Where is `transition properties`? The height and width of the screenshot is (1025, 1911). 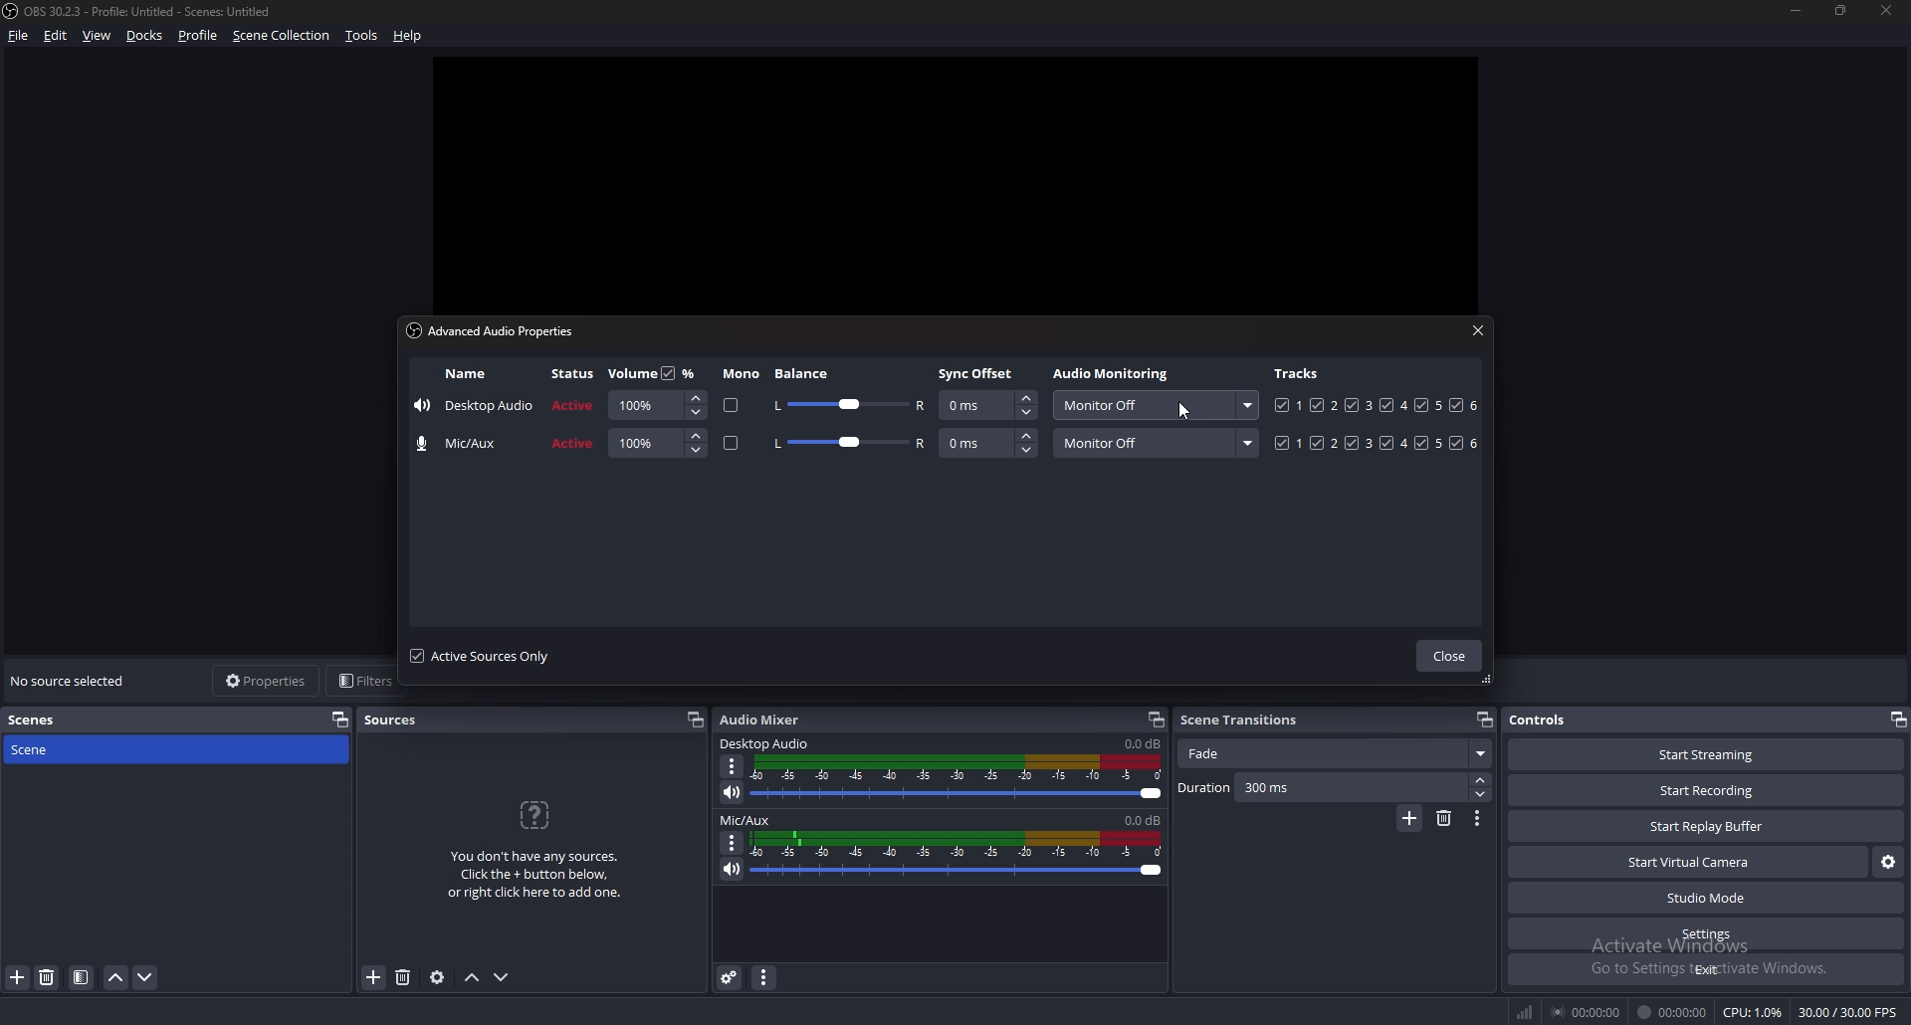
transition properties is located at coordinates (1477, 820).